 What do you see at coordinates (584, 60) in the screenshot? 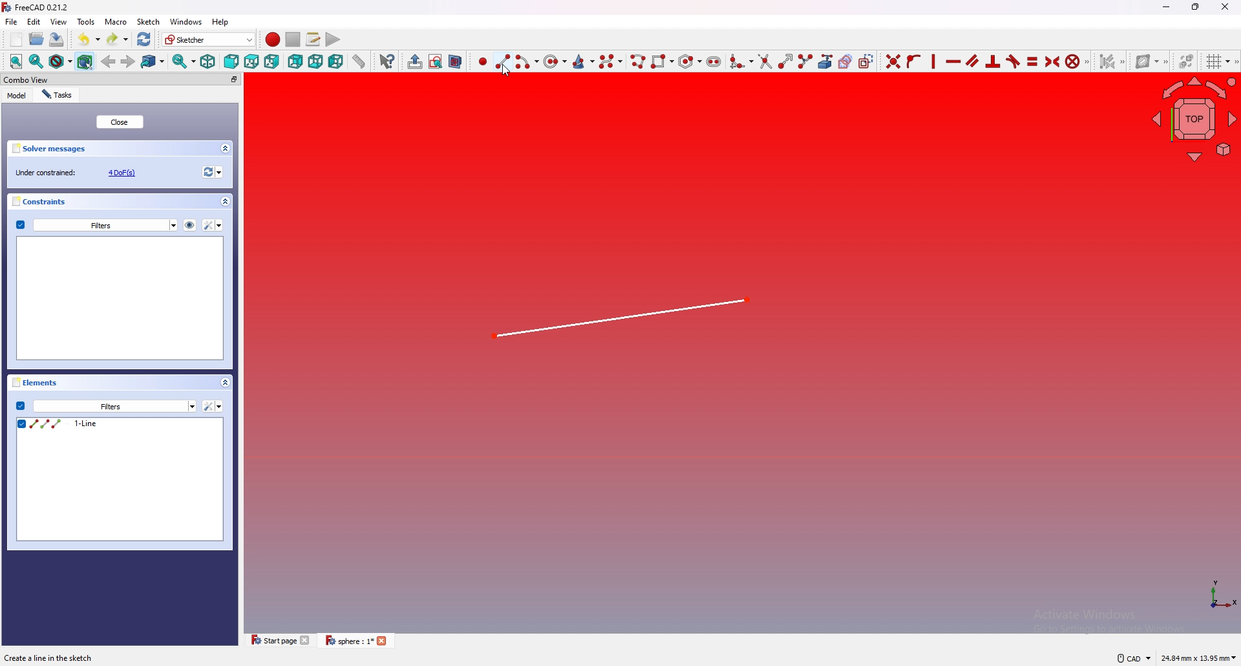
I see `Create conic` at bounding box center [584, 60].